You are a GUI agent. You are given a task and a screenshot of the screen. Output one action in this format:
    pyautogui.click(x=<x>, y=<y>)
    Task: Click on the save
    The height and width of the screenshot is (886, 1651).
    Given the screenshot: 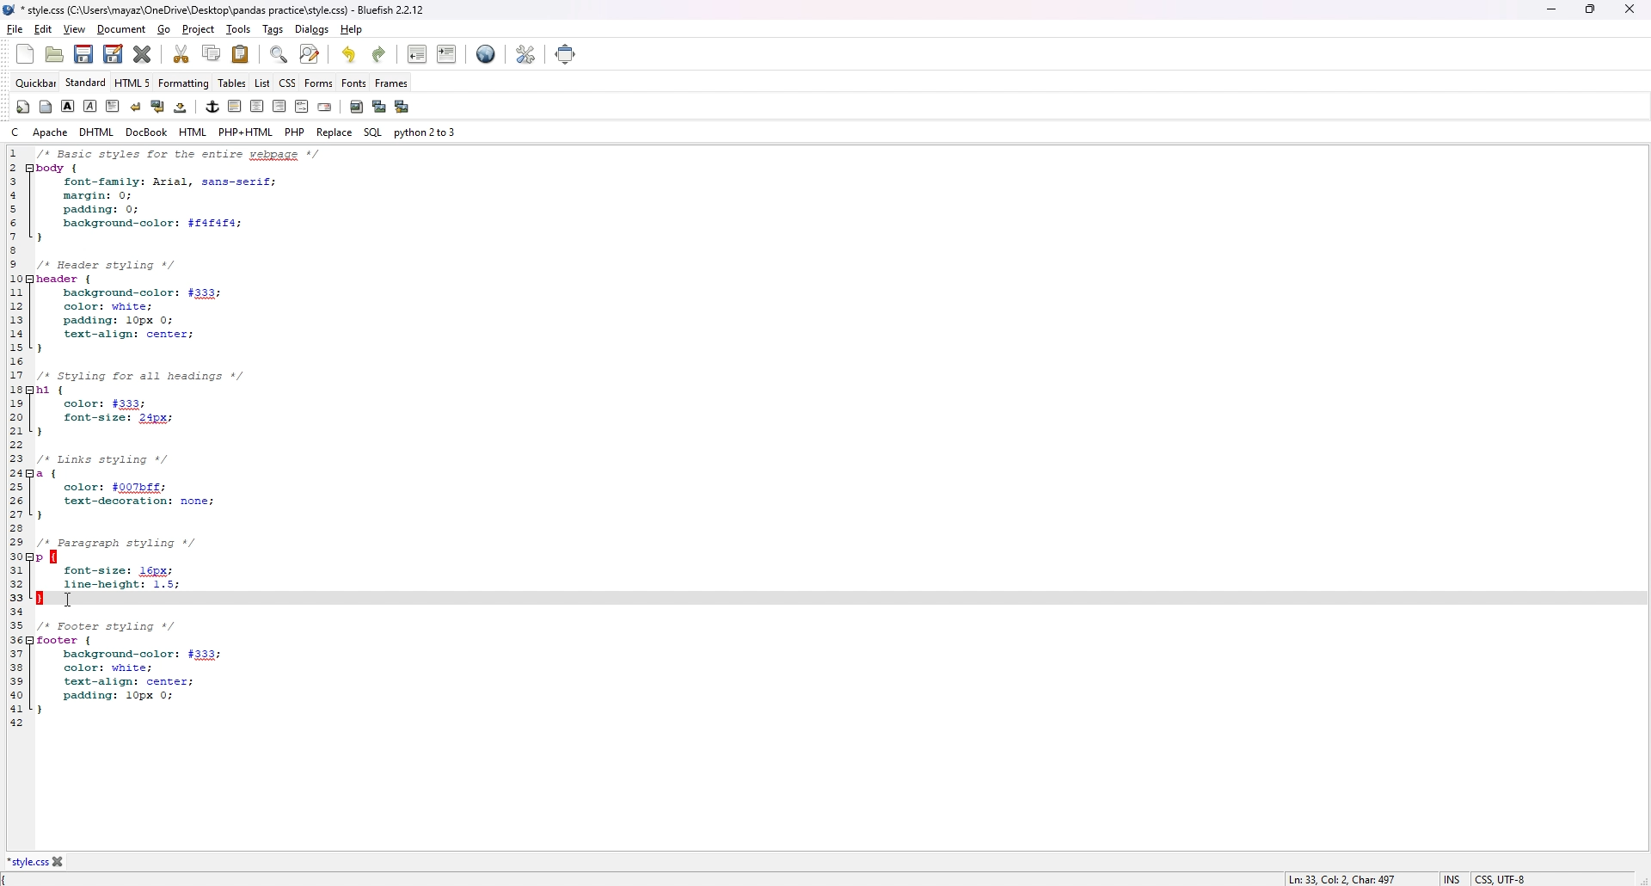 What is the action you would take?
    pyautogui.click(x=84, y=54)
    